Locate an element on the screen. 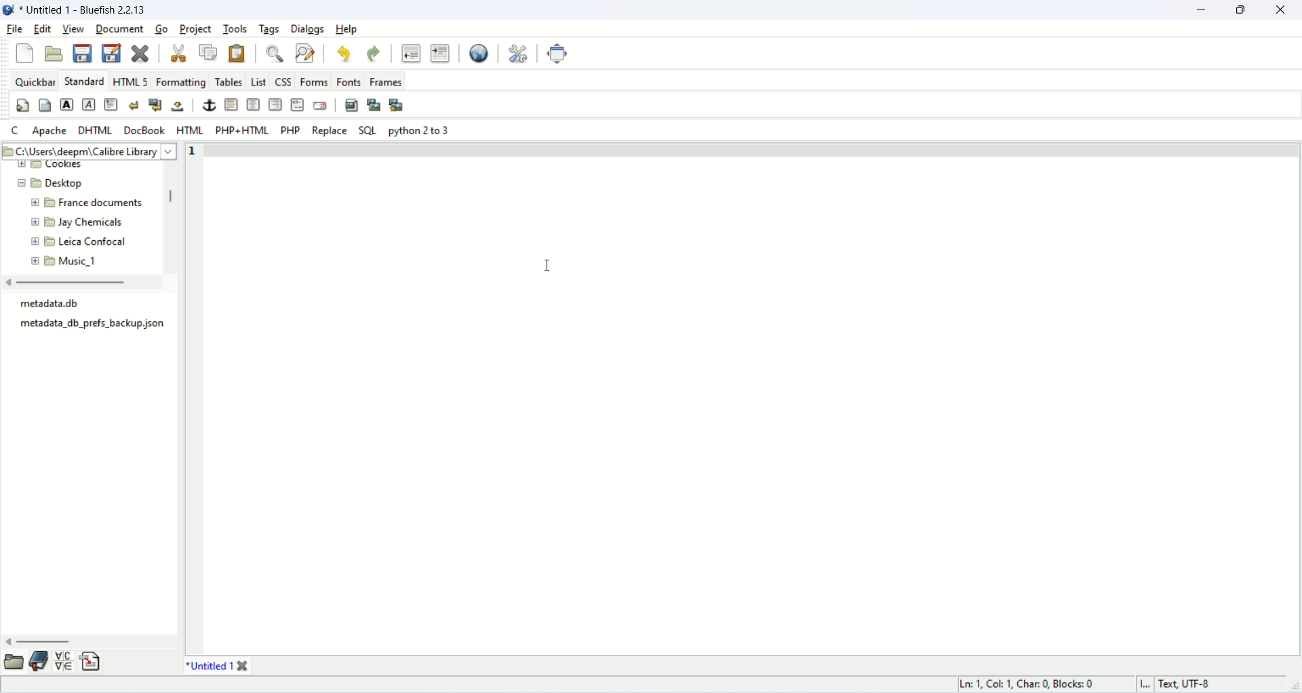 This screenshot has height=693, width=1302. char map is located at coordinates (64, 662).